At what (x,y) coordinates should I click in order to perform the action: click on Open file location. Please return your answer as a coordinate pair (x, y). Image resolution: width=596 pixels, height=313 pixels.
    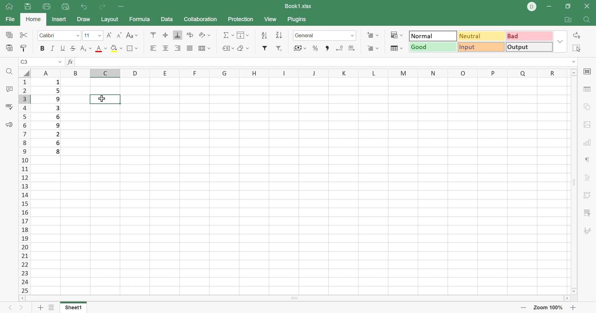
    Looking at the image, I should click on (570, 19).